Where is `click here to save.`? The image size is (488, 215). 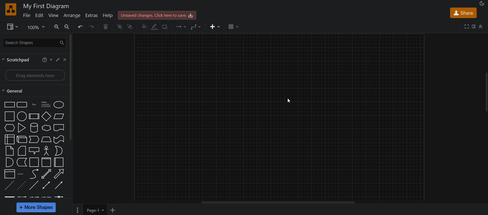
click here to save. is located at coordinates (157, 15).